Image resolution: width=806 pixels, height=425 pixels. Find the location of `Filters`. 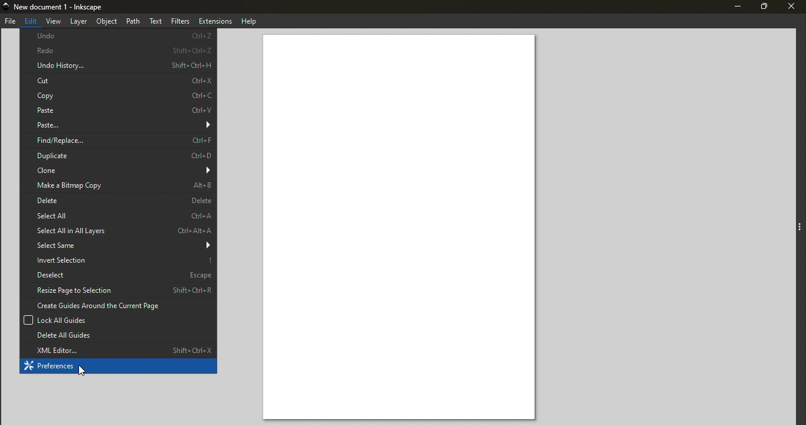

Filters is located at coordinates (180, 20).